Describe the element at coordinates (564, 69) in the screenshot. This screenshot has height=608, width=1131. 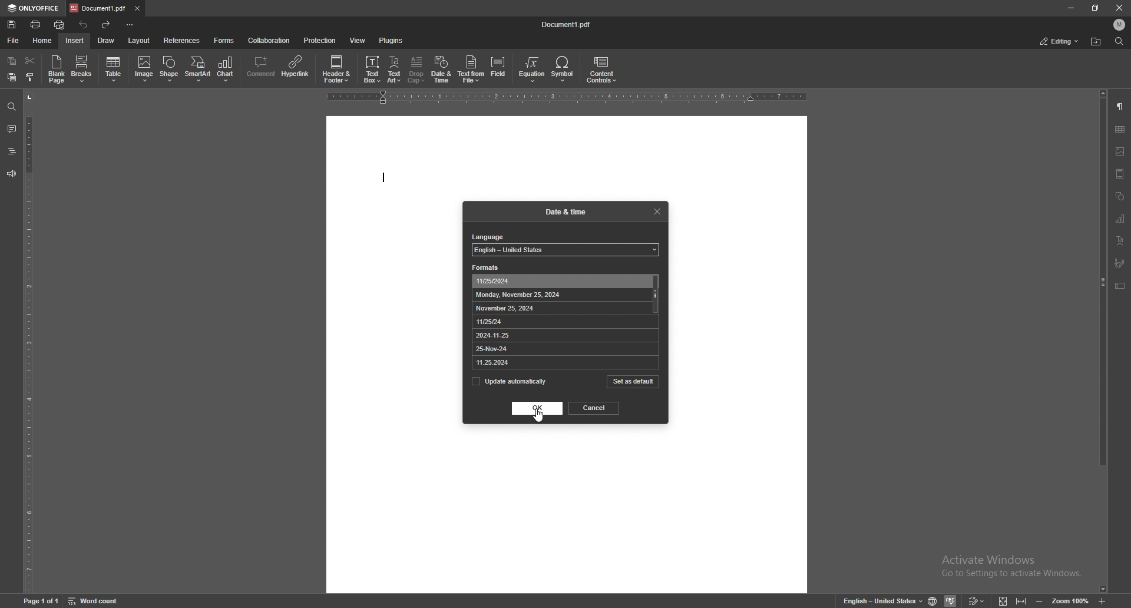
I see `symbol` at that location.